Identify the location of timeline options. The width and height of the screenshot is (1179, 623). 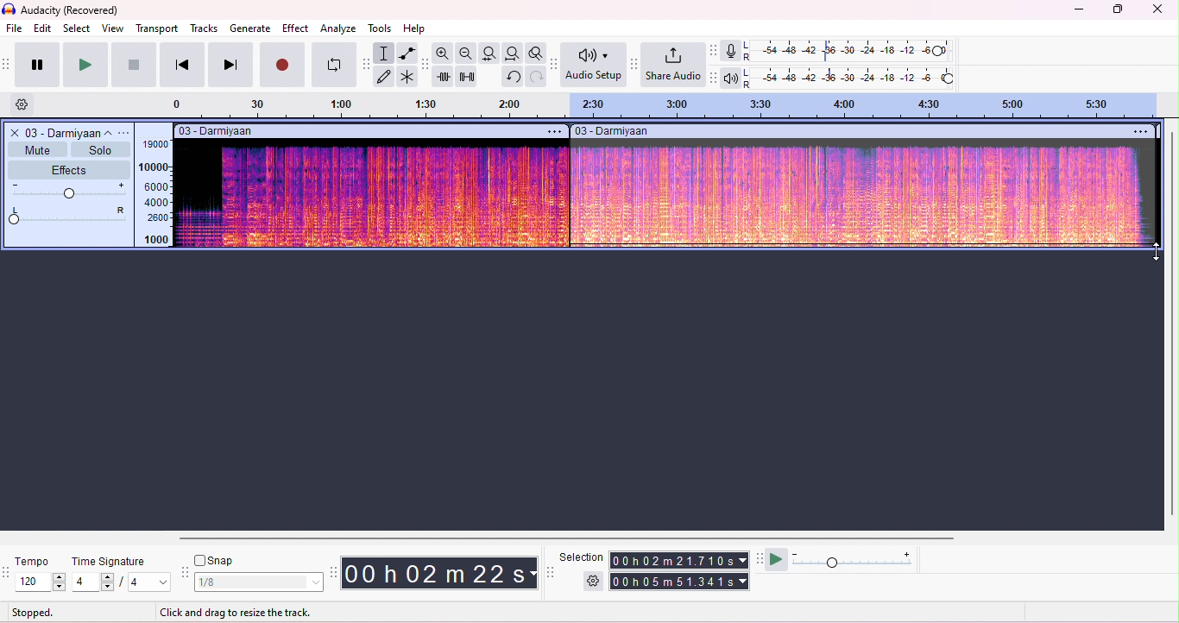
(23, 105).